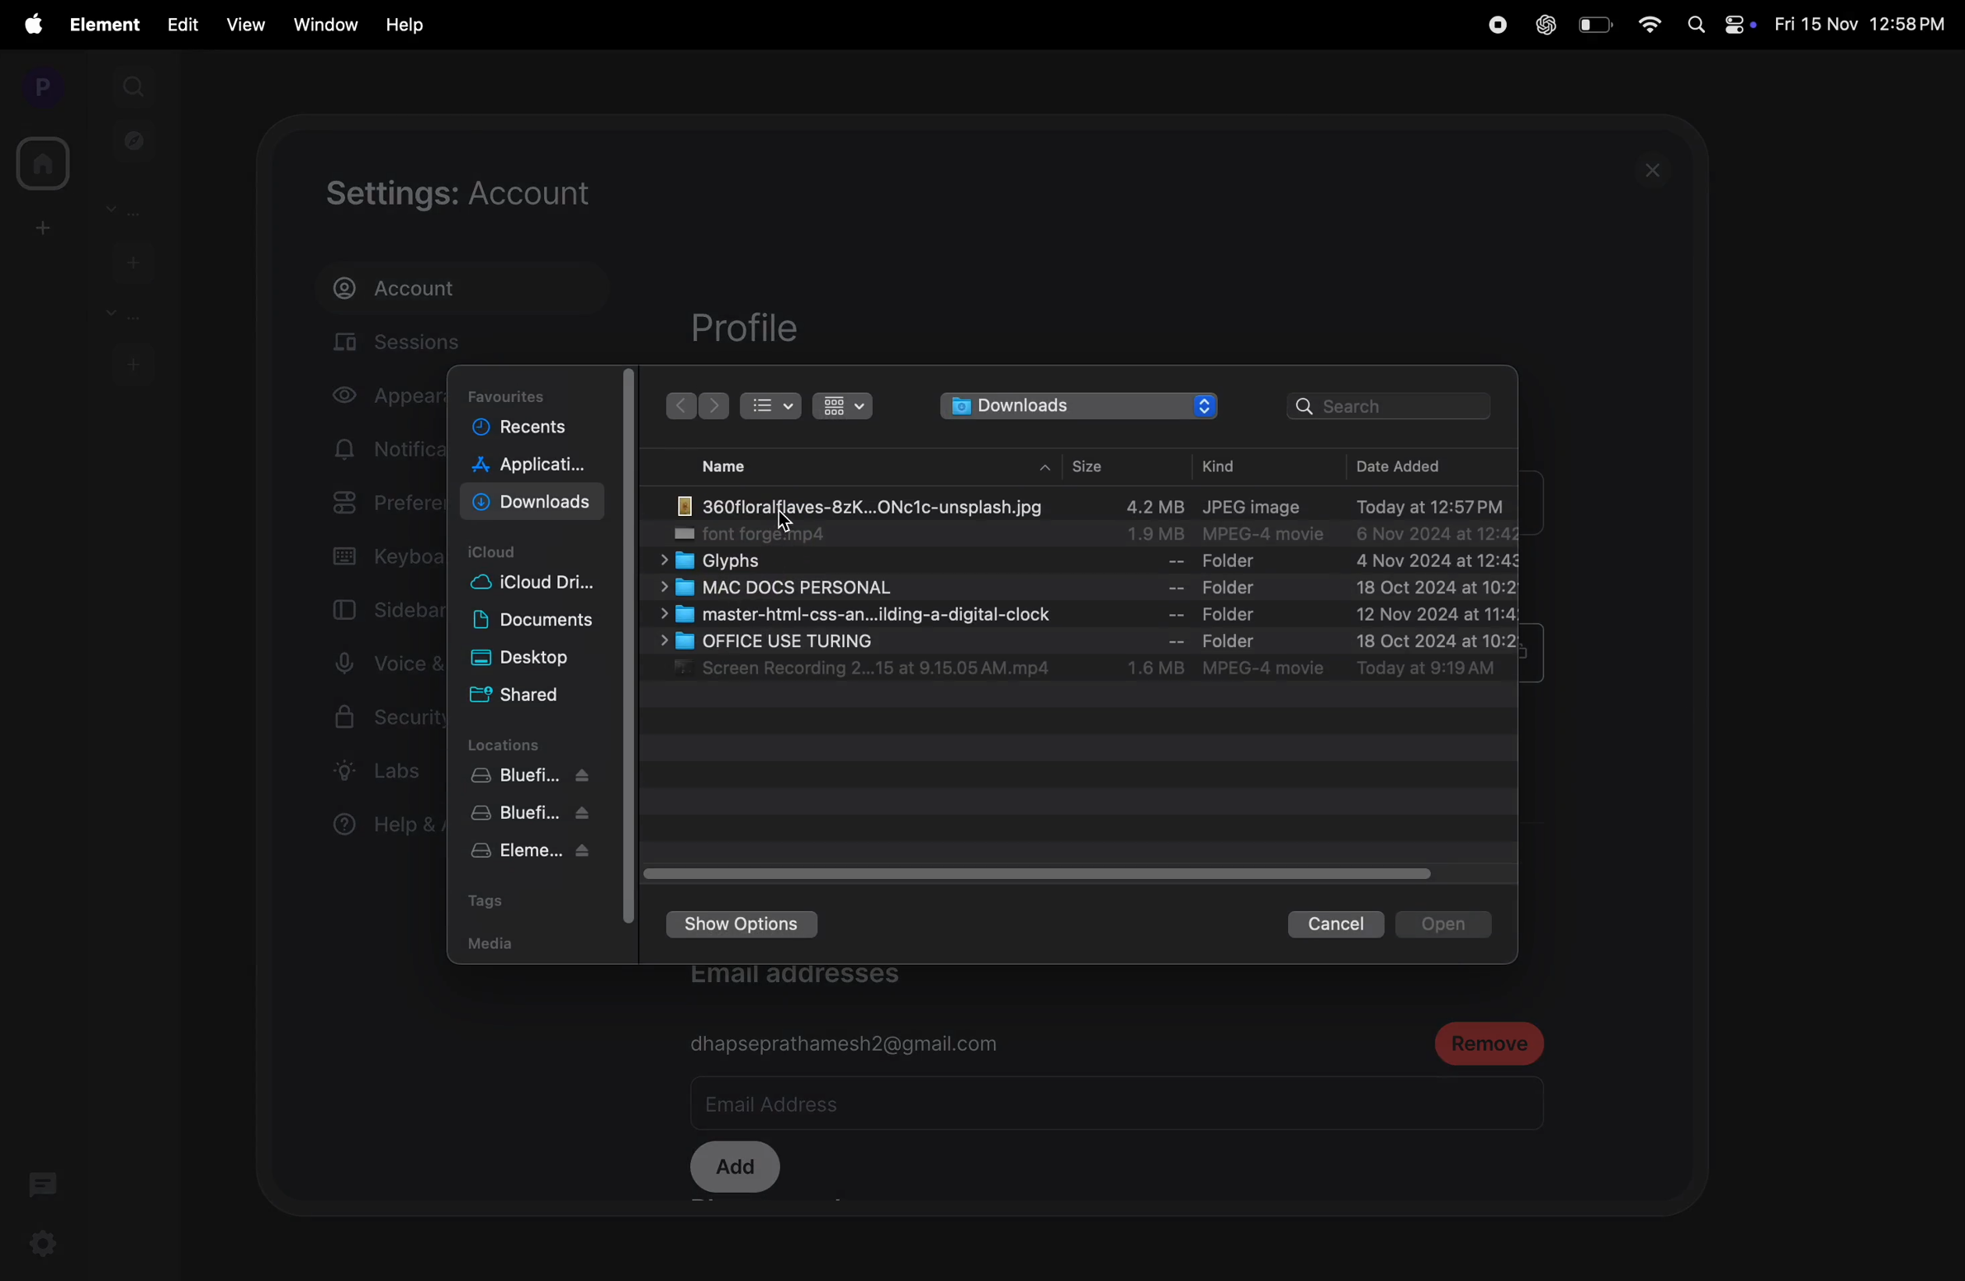 This screenshot has width=1965, height=1281. What do you see at coordinates (133, 362) in the screenshot?
I see `add rooms` at bounding box center [133, 362].